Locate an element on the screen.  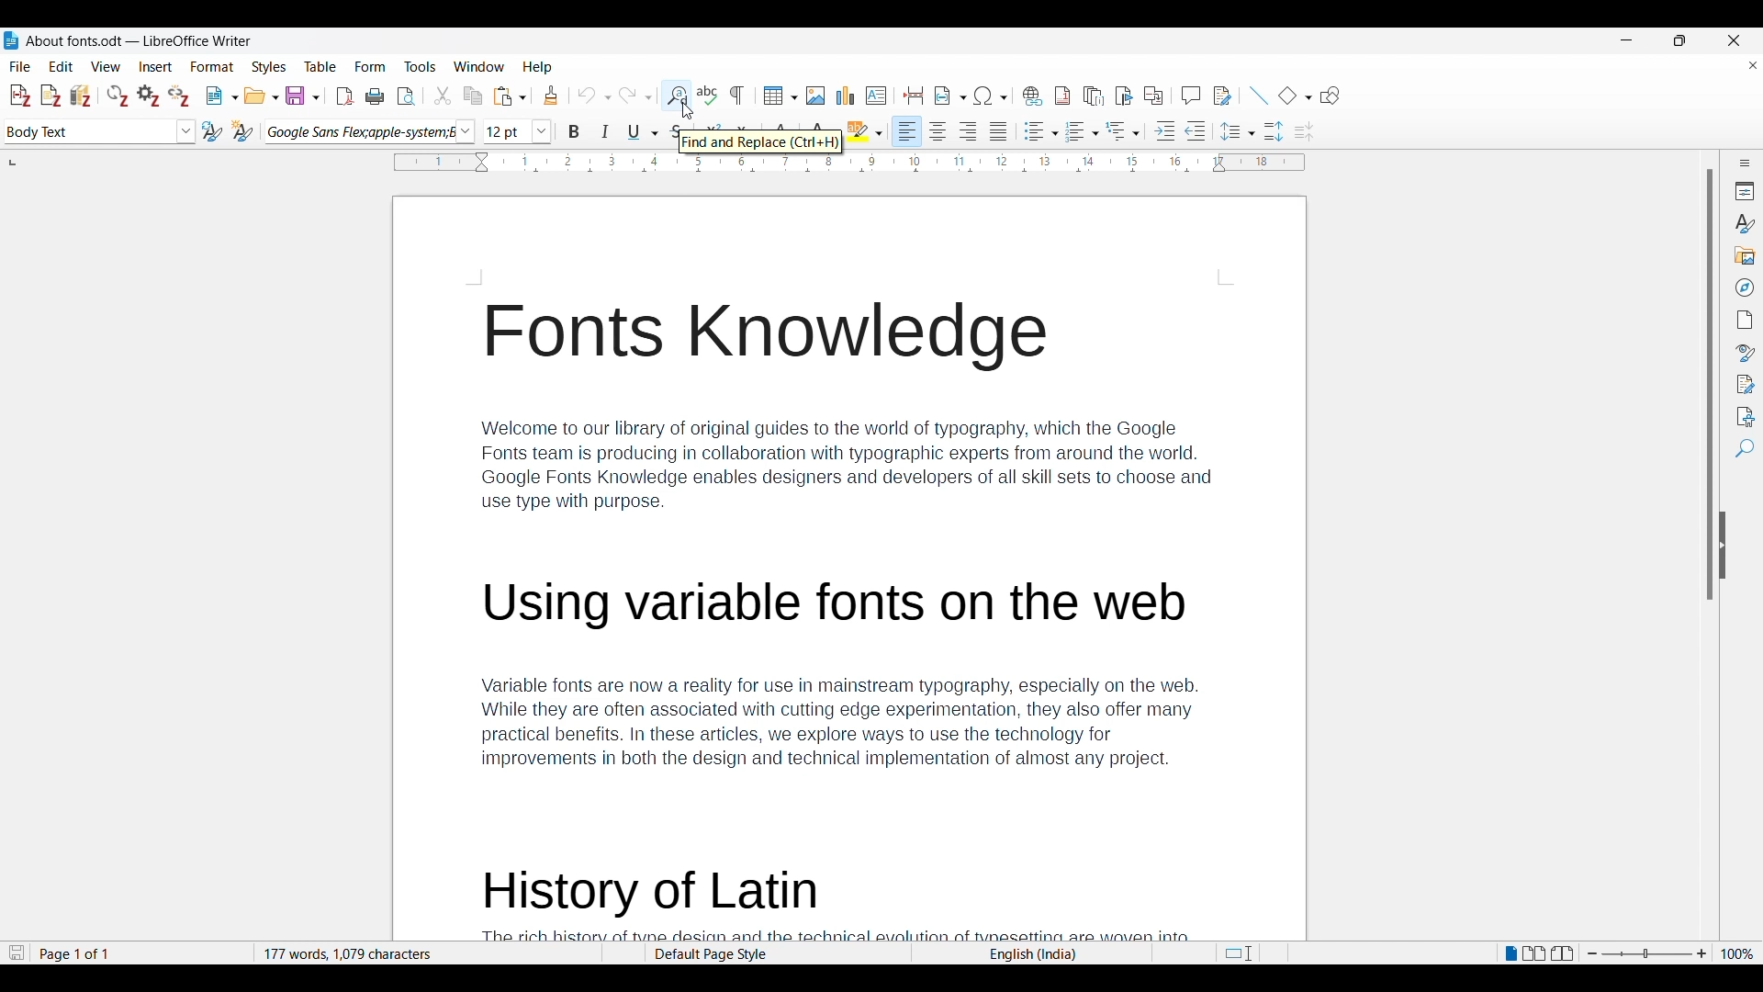
Copy is located at coordinates (473, 96).